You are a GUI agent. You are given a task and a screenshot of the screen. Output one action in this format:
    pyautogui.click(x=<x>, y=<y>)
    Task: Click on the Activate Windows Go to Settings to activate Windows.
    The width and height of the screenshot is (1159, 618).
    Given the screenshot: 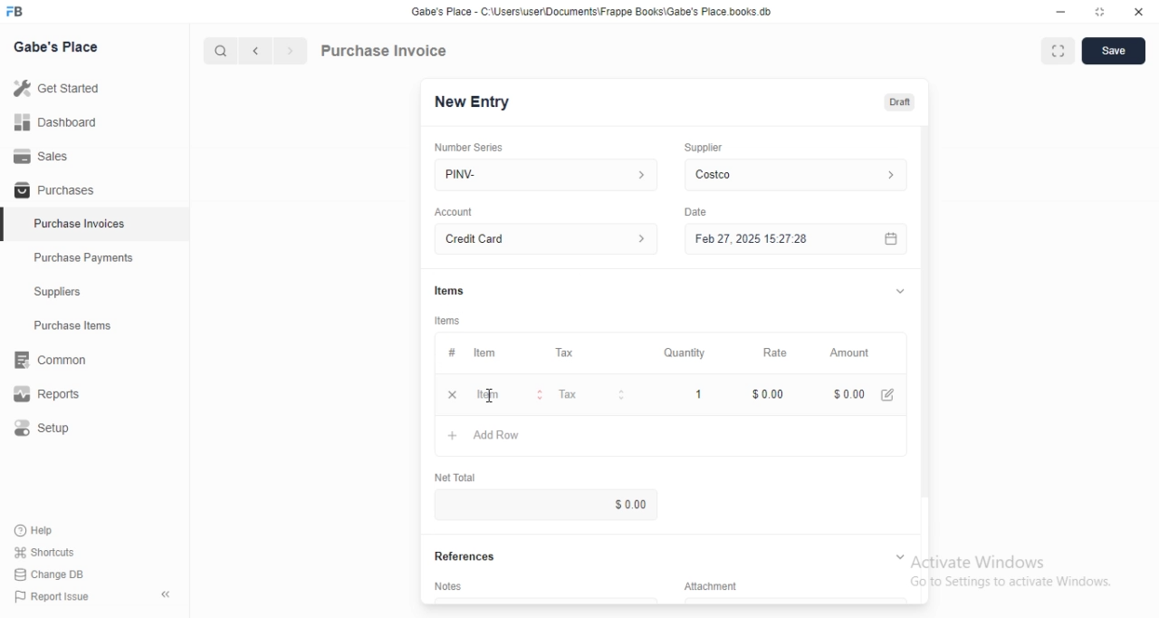 What is the action you would take?
    pyautogui.click(x=1011, y=571)
    